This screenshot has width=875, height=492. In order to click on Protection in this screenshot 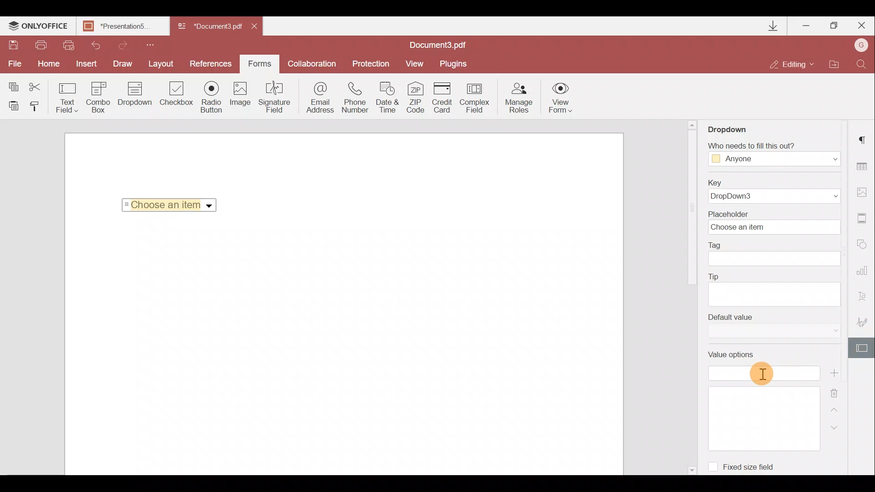, I will do `click(369, 65)`.